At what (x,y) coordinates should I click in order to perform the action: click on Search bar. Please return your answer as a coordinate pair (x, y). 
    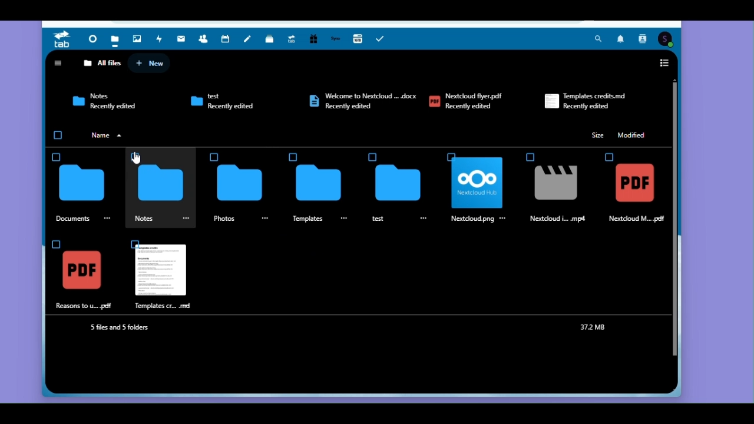
    Looking at the image, I should click on (598, 40).